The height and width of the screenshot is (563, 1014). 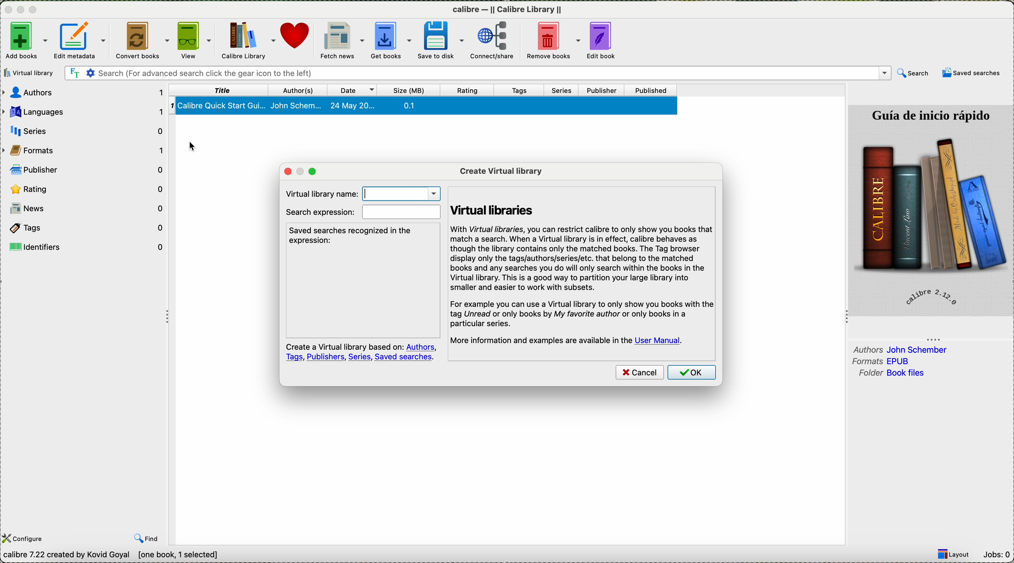 What do you see at coordinates (142, 40) in the screenshot?
I see `convert books` at bounding box center [142, 40].